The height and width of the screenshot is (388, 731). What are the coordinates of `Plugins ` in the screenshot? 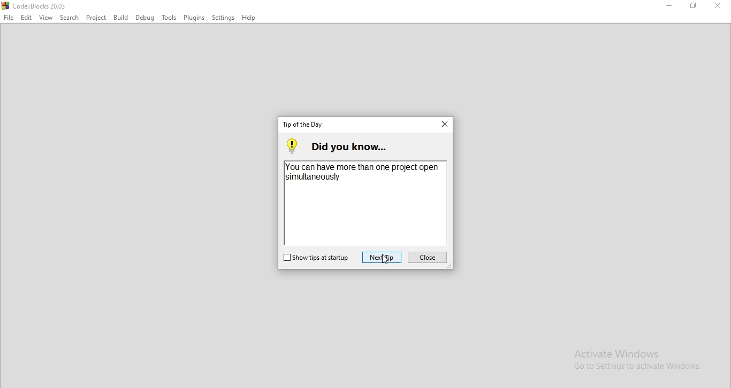 It's located at (194, 19).